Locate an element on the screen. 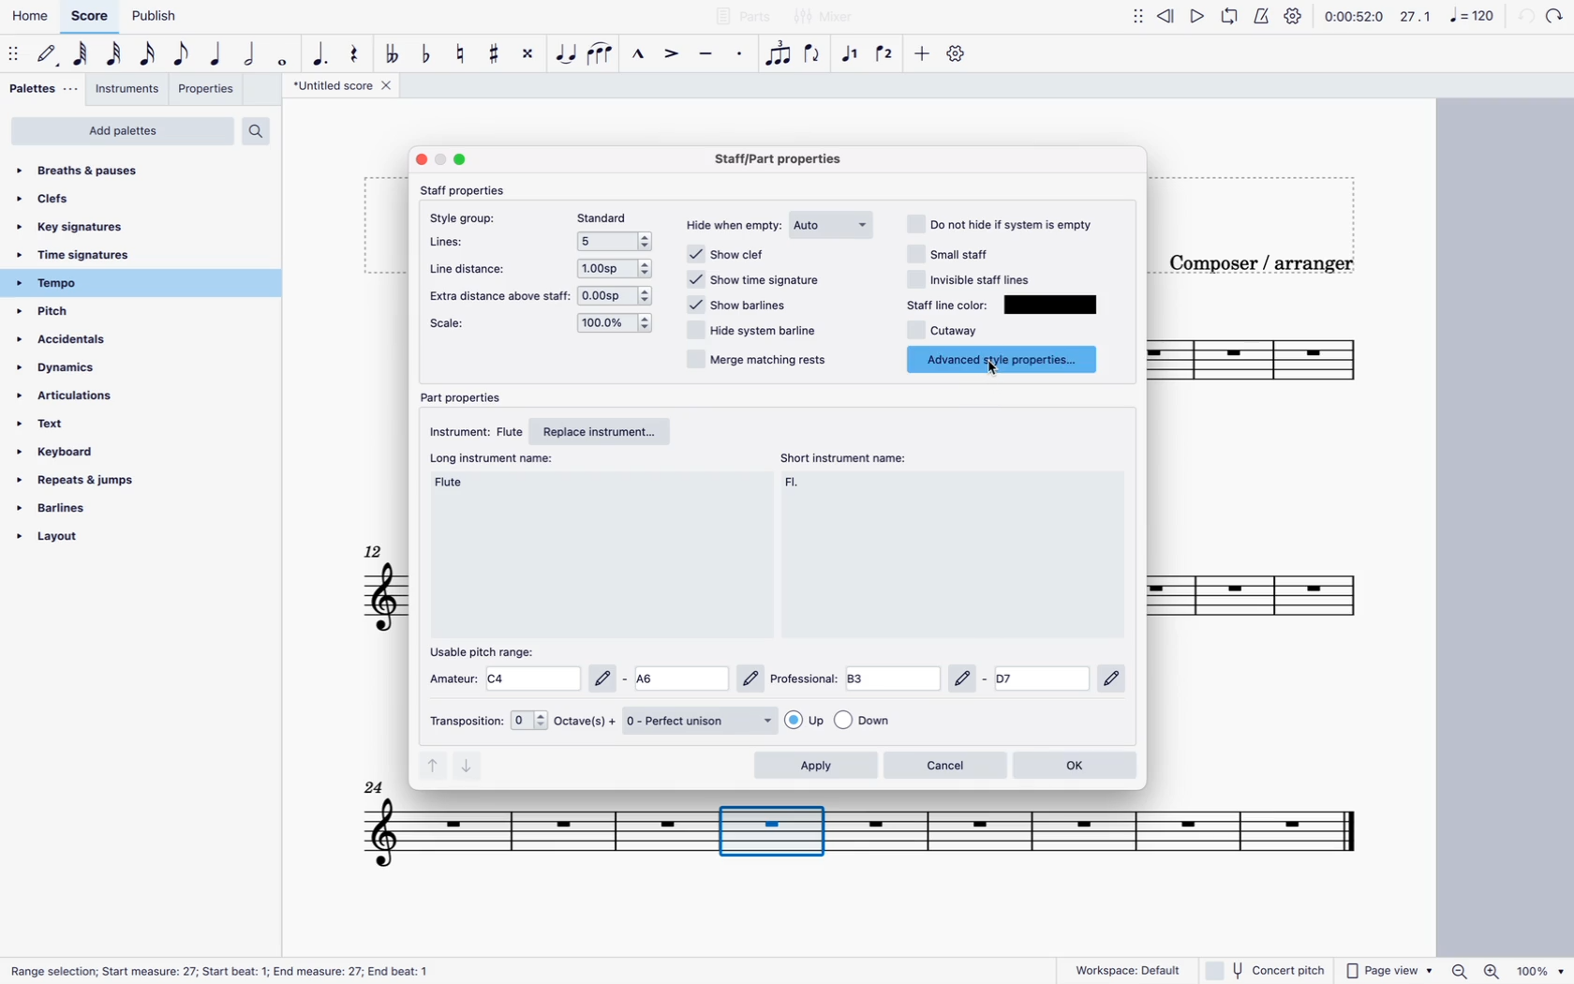 The width and height of the screenshot is (1574, 984). time is located at coordinates (1353, 15).